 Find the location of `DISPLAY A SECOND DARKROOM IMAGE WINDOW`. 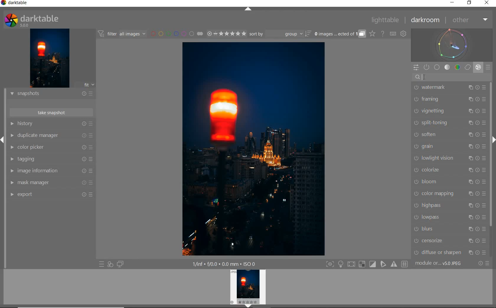

DISPLAY A SECOND DARKROOM IMAGE WINDOW is located at coordinates (120, 264).